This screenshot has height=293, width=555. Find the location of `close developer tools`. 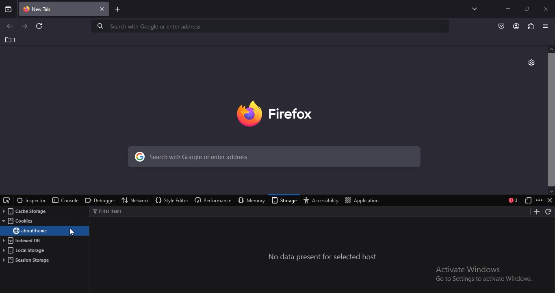

close developer tools is located at coordinates (549, 200).